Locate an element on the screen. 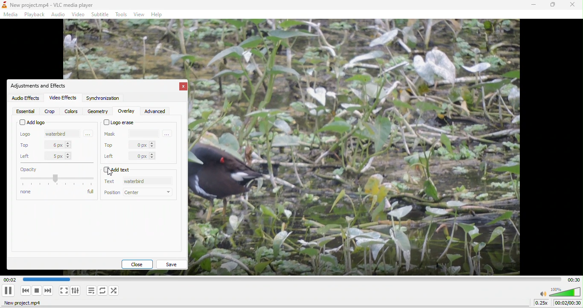 Image resolution: width=583 pixels, height=308 pixels. adjustments and effect is located at coordinates (41, 86).